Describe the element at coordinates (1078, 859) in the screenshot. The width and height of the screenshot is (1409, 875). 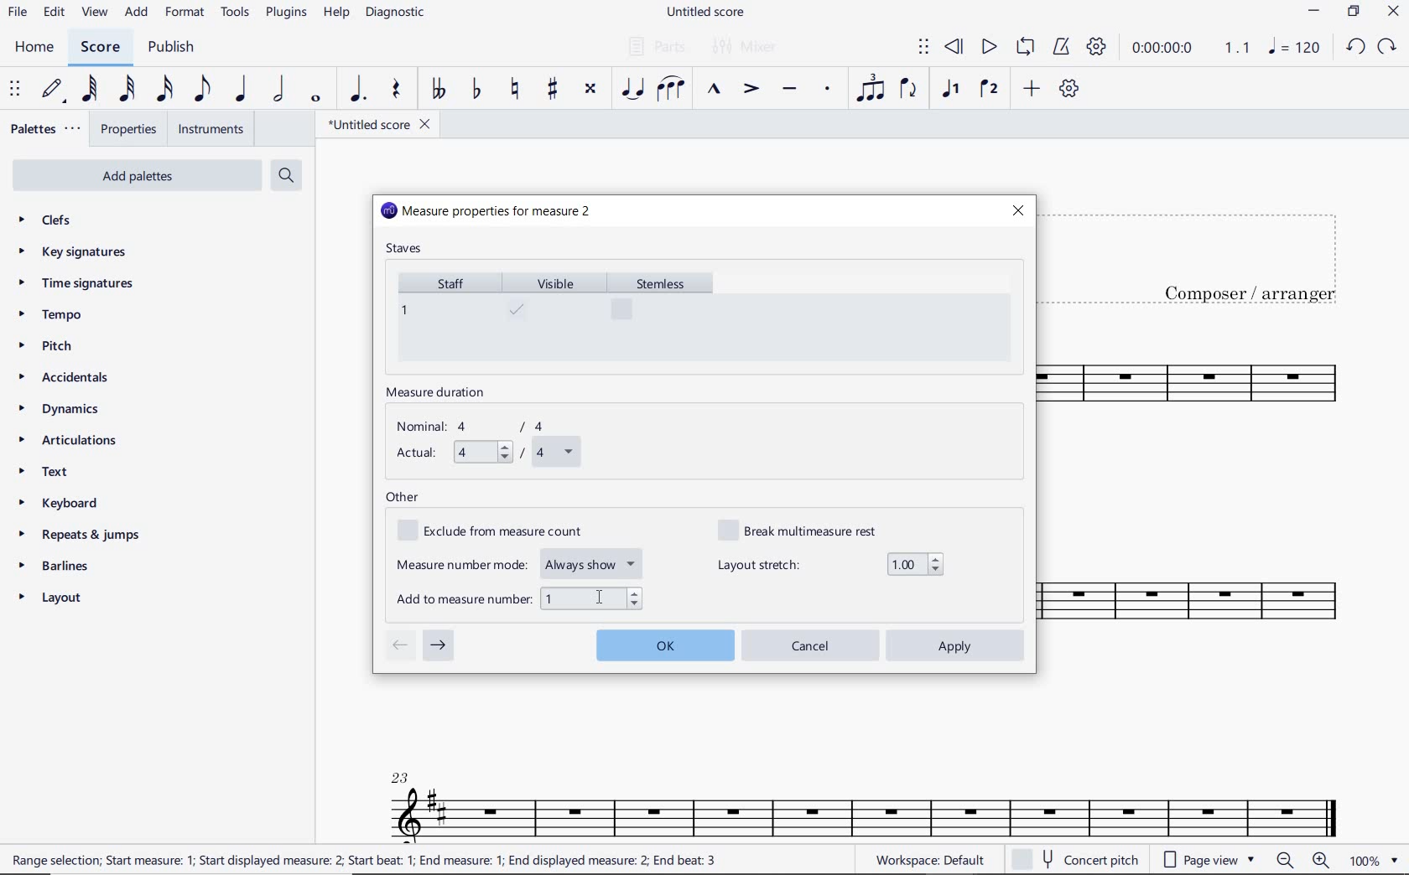
I see `concert pitch` at that location.